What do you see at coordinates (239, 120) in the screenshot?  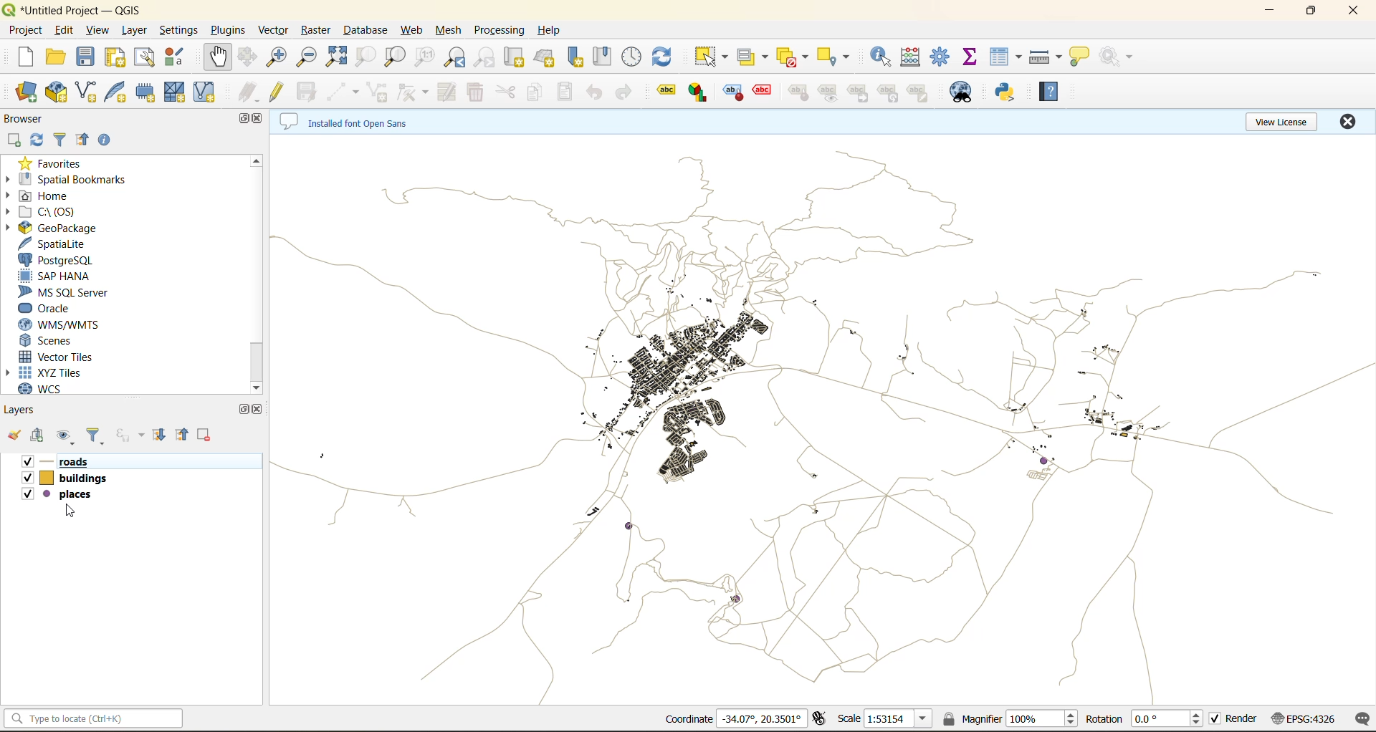 I see `maximize` at bounding box center [239, 120].